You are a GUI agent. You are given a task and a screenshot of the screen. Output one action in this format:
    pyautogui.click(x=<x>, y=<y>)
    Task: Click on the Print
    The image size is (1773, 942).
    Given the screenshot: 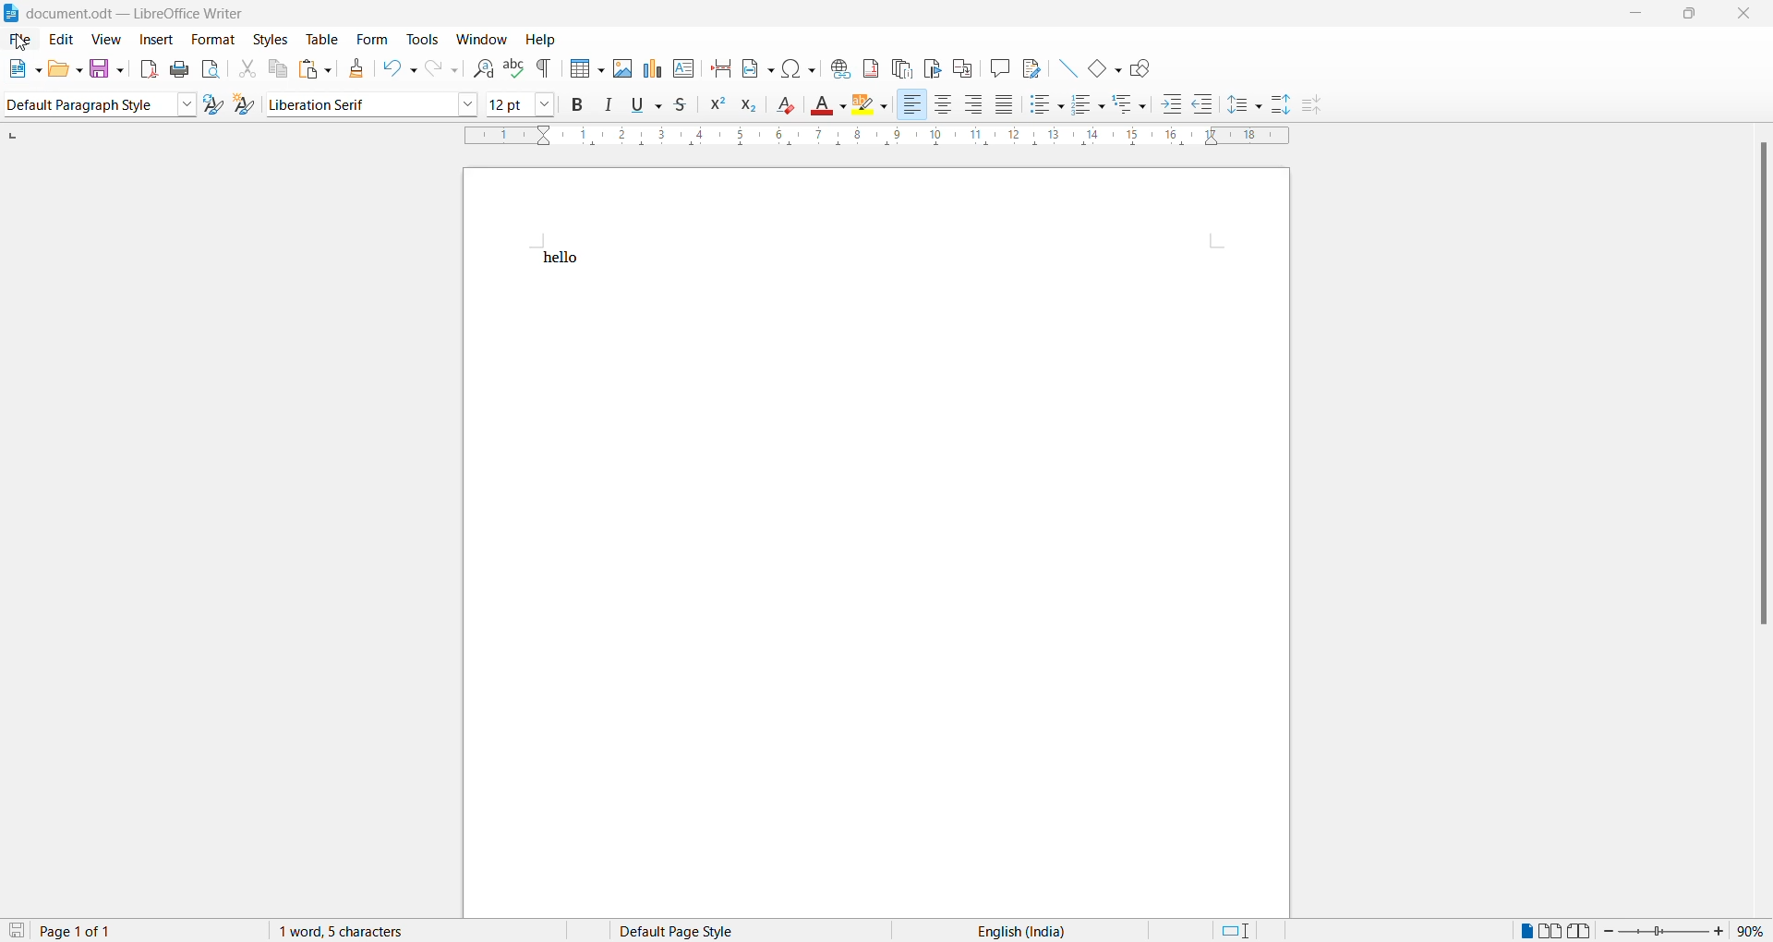 What is the action you would take?
    pyautogui.click(x=178, y=71)
    